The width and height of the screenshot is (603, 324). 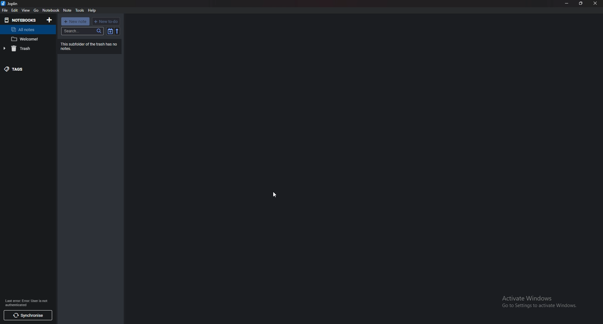 What do you see at coordinates (581, 3) in the screenshot?
I see `Resize` at bounding box center [581, 3].